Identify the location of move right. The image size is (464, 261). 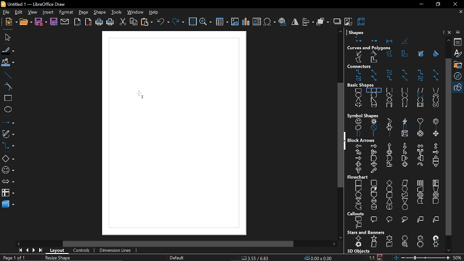
(334, 244).